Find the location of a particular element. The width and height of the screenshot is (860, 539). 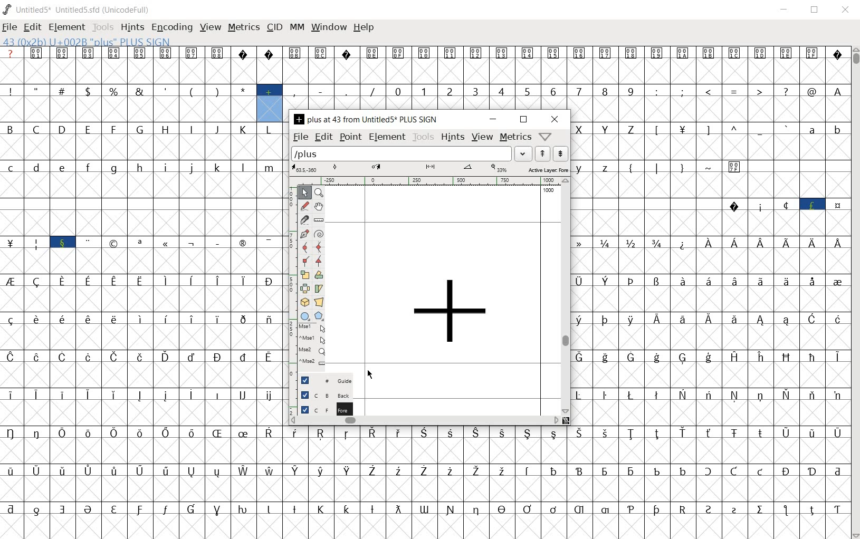

restore is located at coordinates (525, 120).